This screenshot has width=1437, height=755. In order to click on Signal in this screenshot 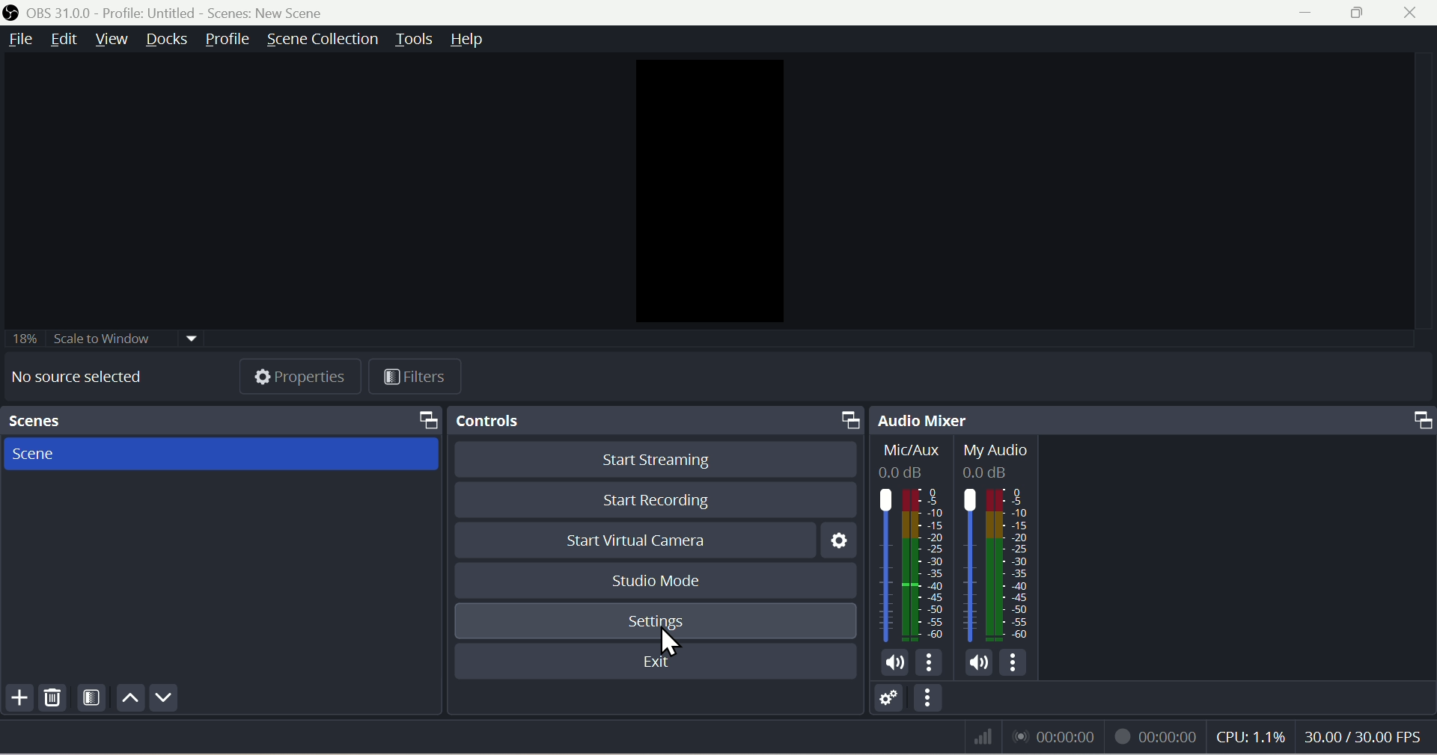, I will do `click(978, 736)`.